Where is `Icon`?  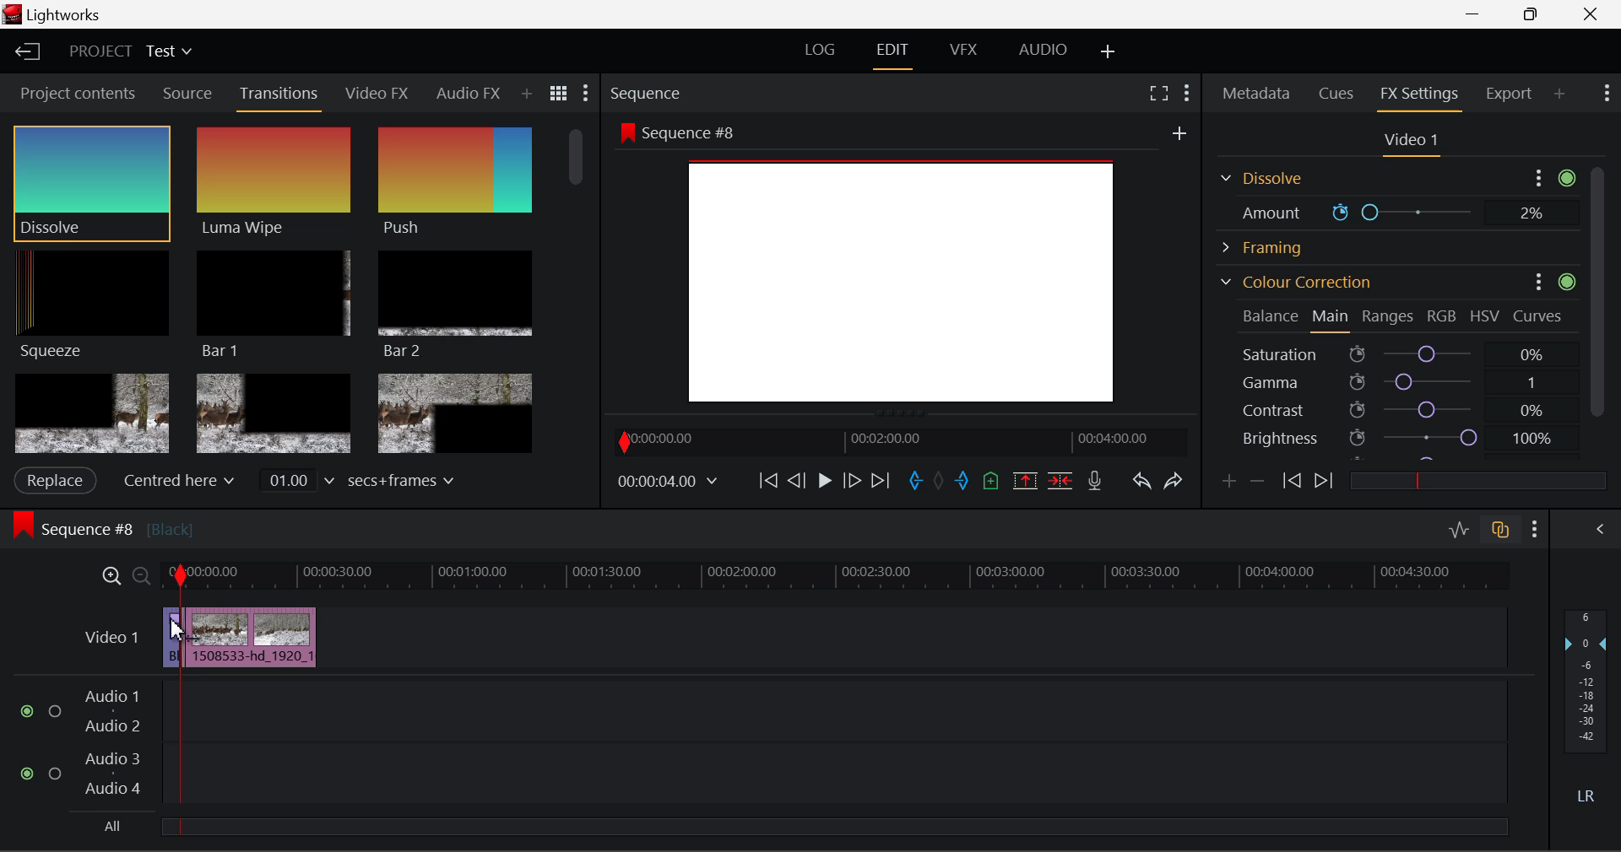 Icon is located at coordinates (1566, 178).